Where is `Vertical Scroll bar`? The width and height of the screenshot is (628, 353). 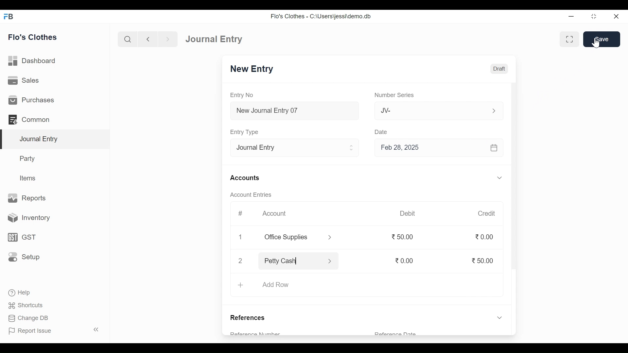
Vertical Scroll bar is located at coordinates (515, 184).